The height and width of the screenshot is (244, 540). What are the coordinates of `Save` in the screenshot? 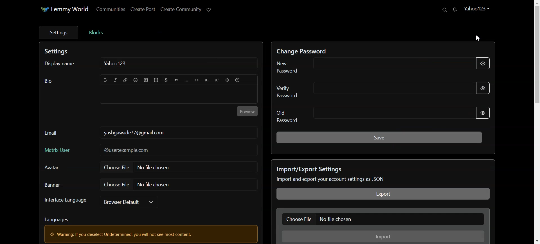 It's located at (380, 137).